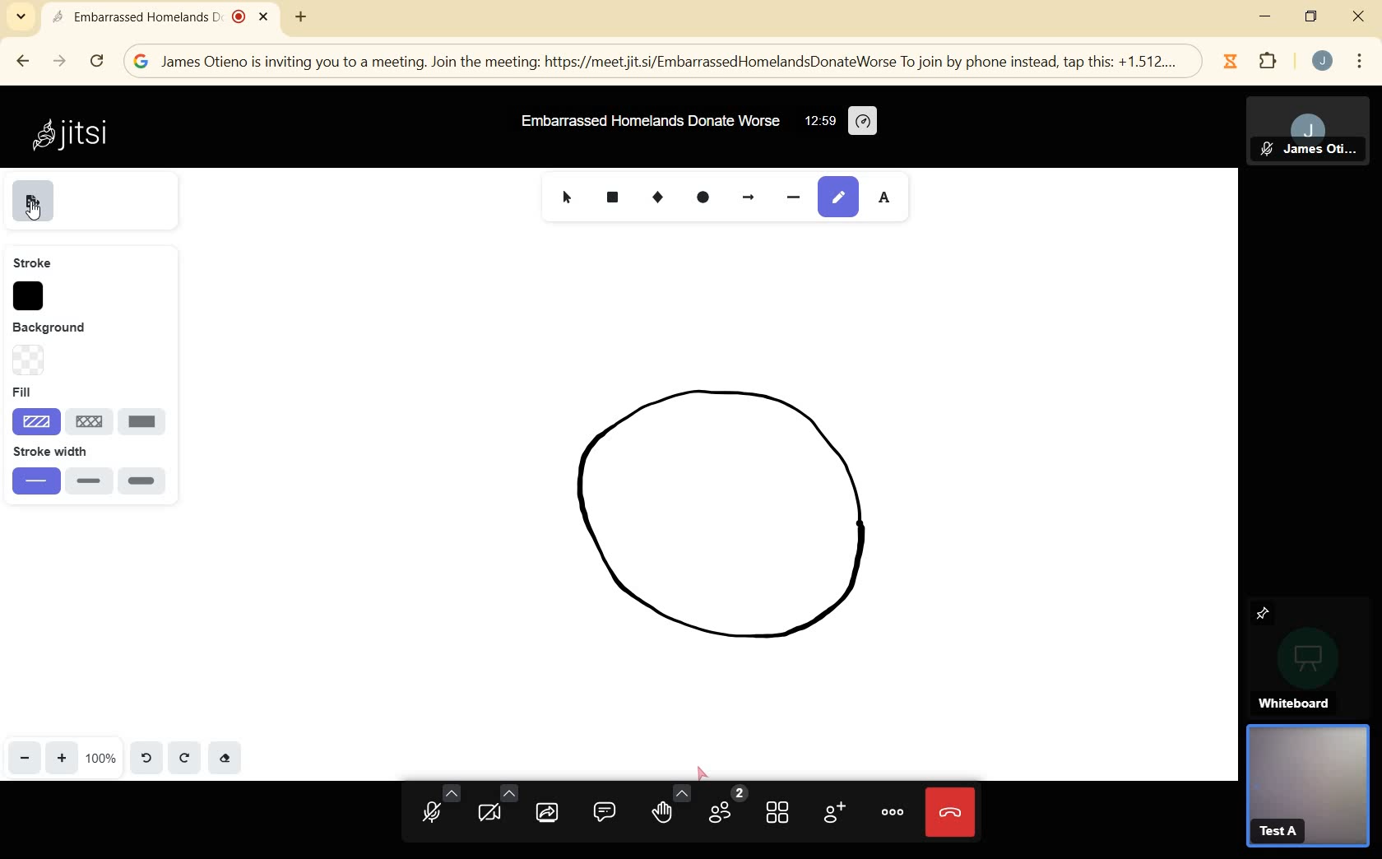 The height and width of the screenshot is (859, 1382). What do you see at coordinates (1359, 59) in the screenshot?
I see `menu` at bounding box center [1359, 59].